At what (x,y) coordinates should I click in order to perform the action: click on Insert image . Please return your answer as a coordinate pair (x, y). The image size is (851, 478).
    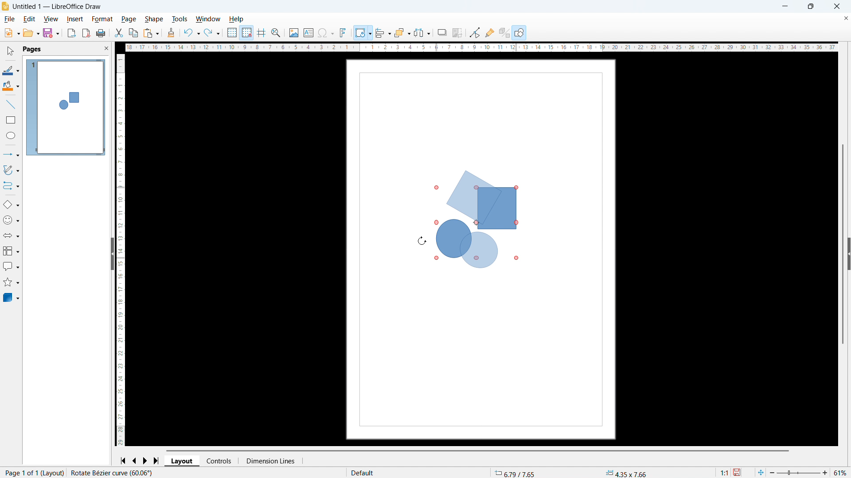
    Looking at the image, I should click on (295, 32).